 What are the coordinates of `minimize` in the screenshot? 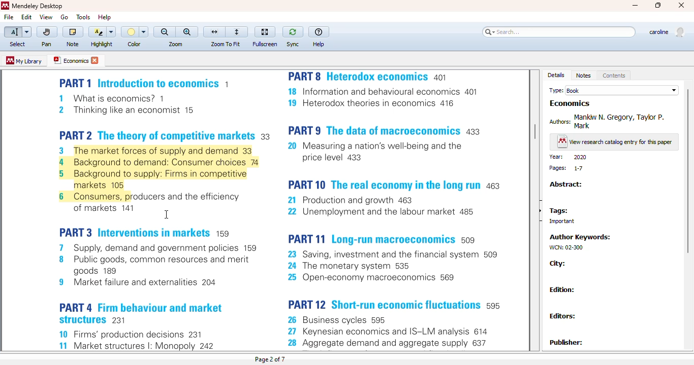 It's located at (636, 6).